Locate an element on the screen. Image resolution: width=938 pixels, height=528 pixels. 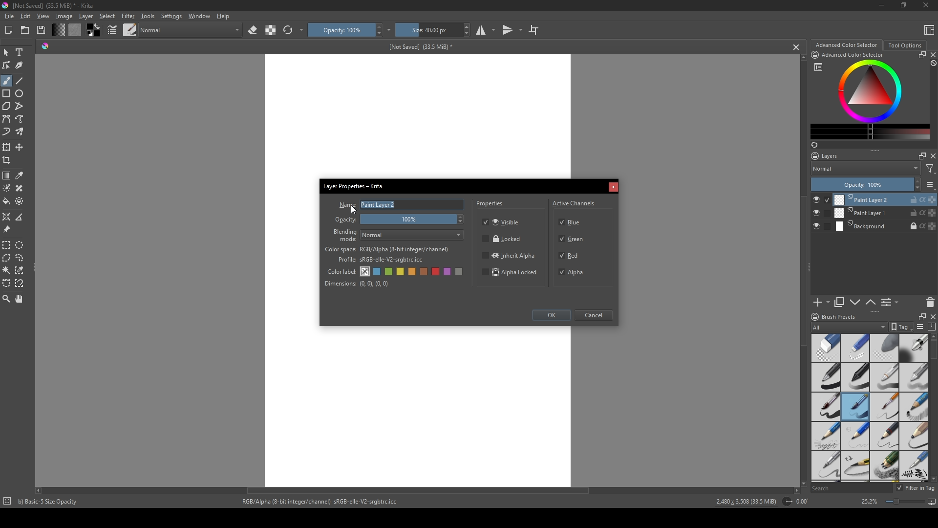
brush is located at coordinates (130, 29).